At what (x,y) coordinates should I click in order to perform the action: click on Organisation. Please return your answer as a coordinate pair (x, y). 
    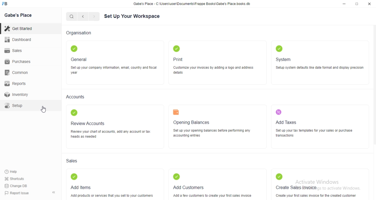
    Looking at the image, I should click on (82, 33).